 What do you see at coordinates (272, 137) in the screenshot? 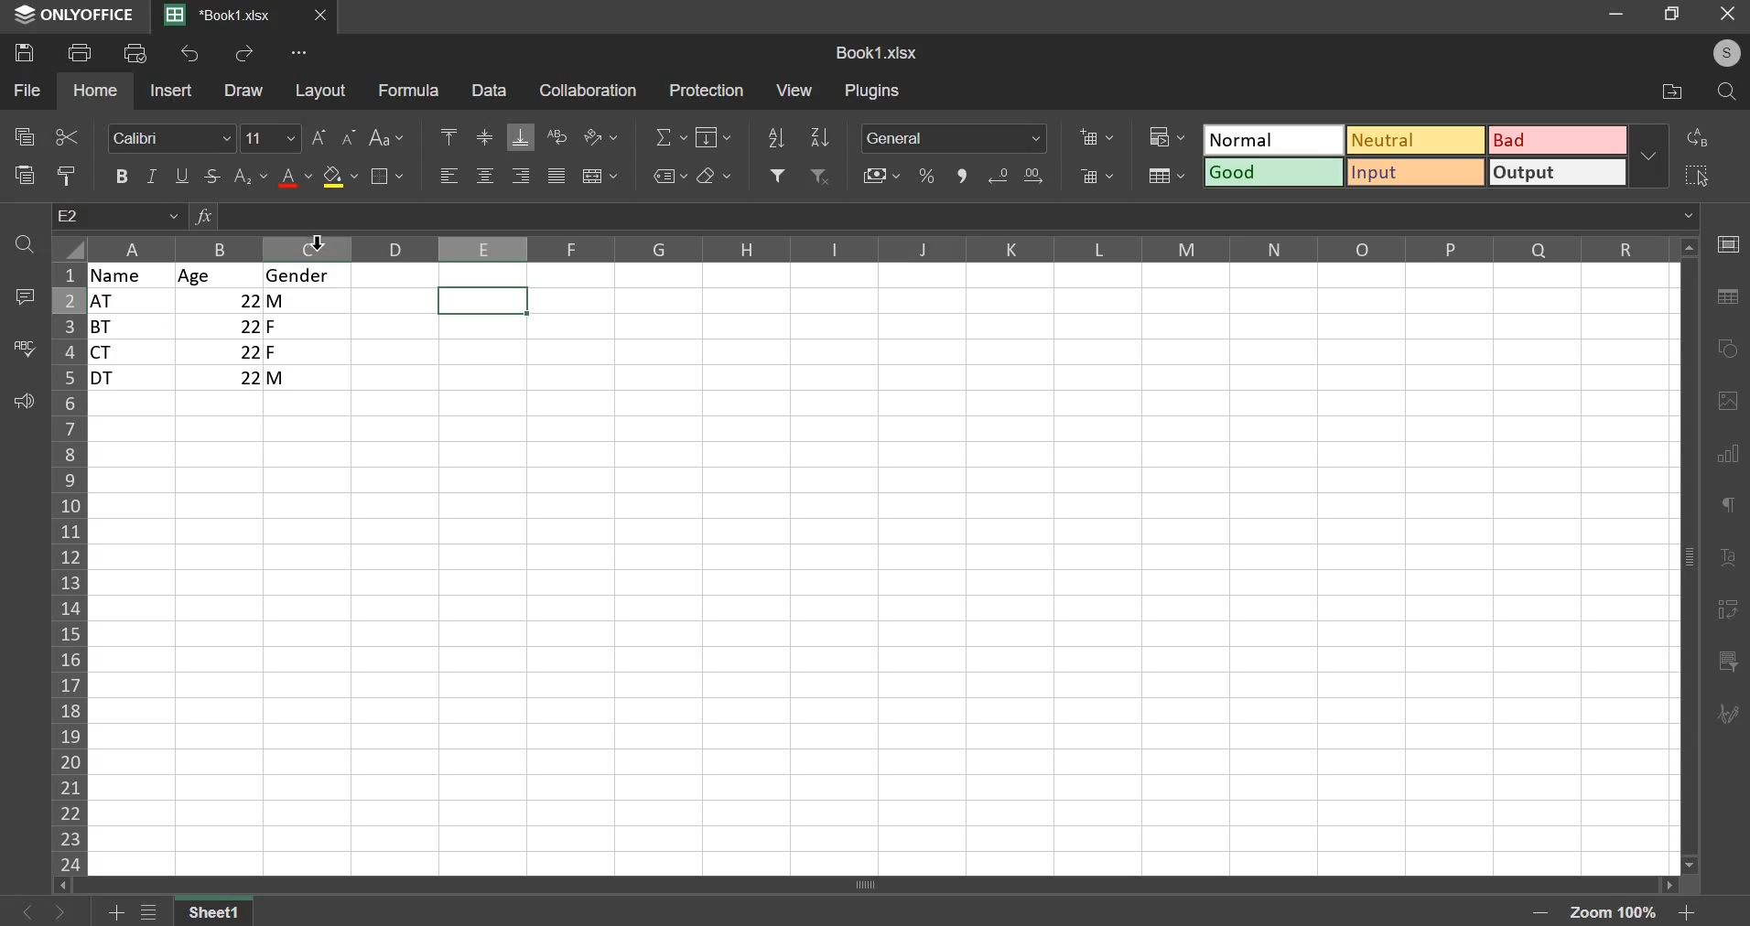
I see `font size` at bounding box center [272, 137].